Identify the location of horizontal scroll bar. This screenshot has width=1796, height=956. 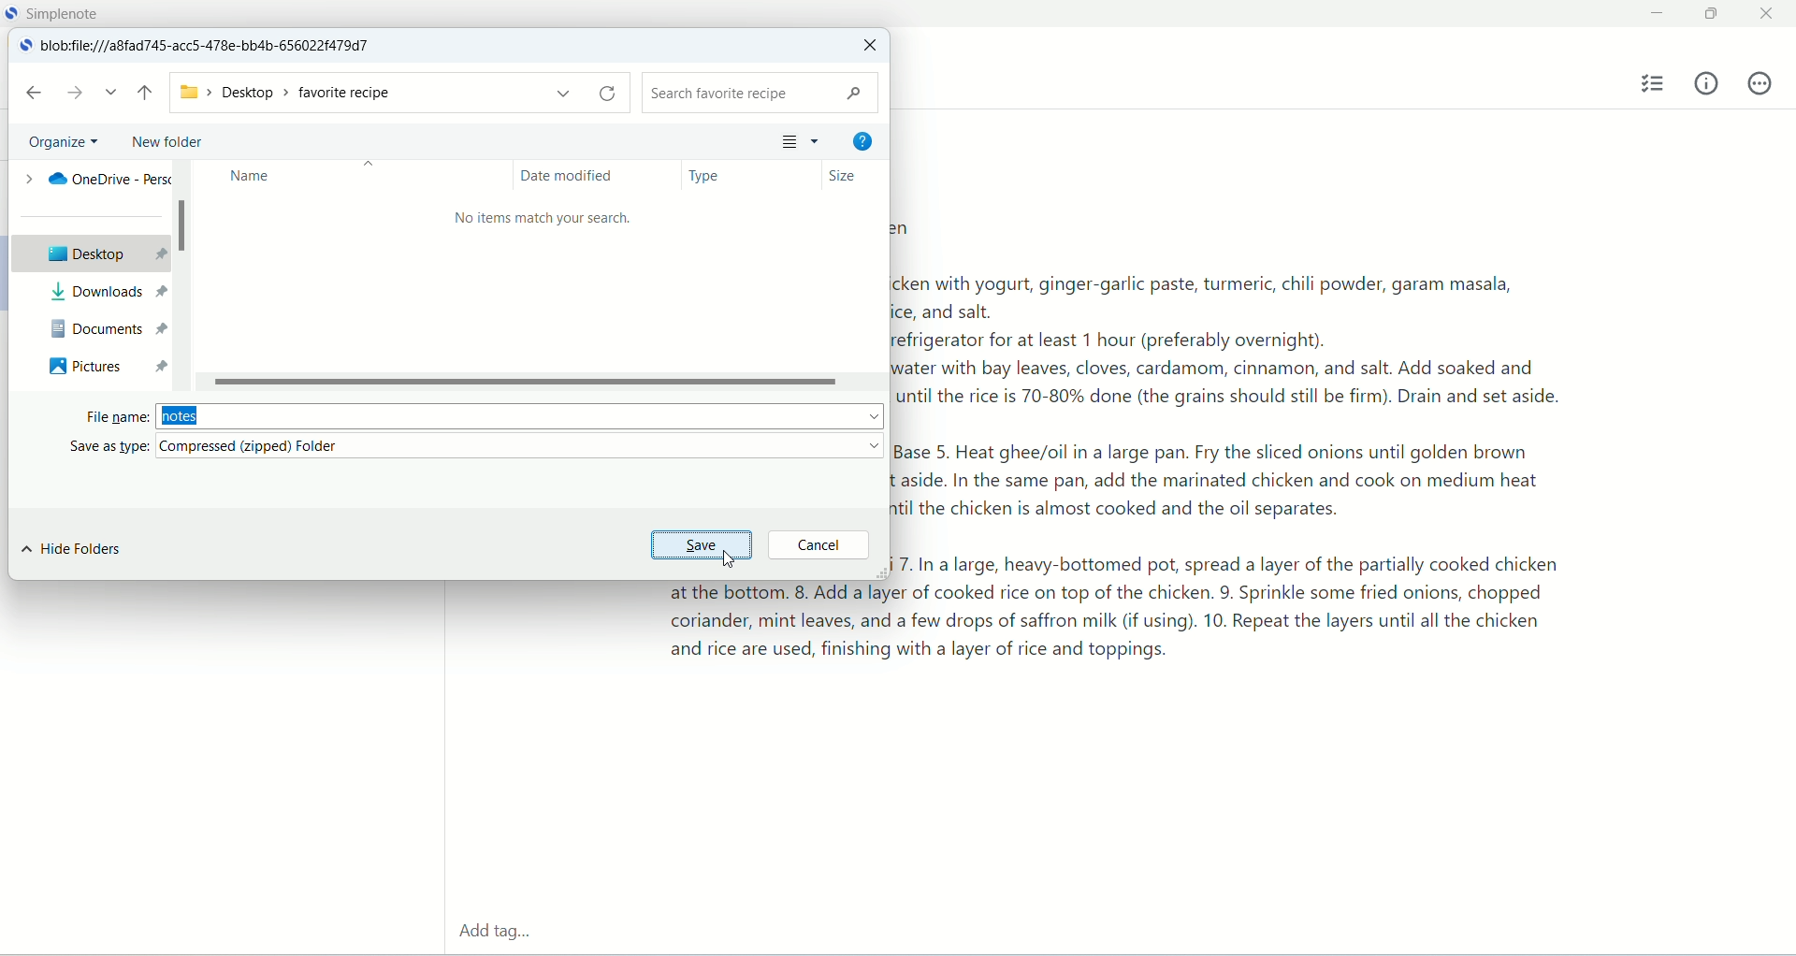
(541, 383).